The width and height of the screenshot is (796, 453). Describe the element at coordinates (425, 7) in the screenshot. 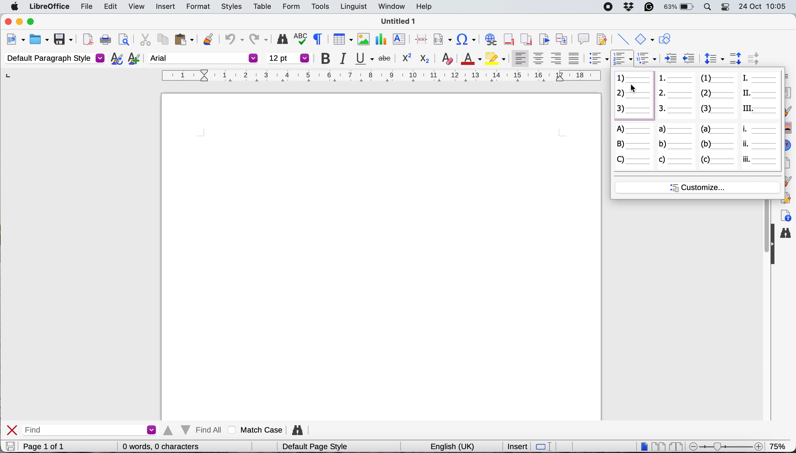

I see `help` at that location.